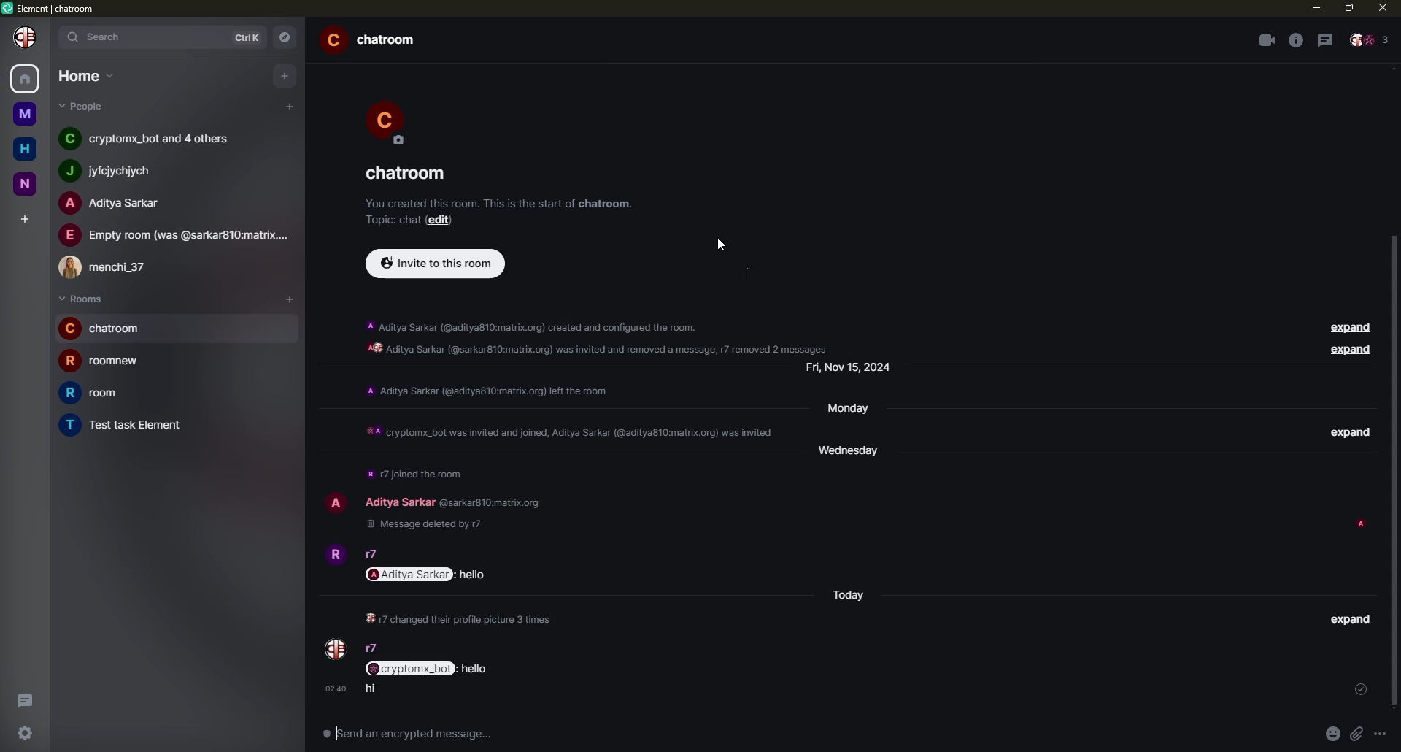 The width and height of the screenshot is (1401, 752). What do you see at coordinates (1360, 526) in the screenshot?
I see `seen` at bounding box center [1360, 526].